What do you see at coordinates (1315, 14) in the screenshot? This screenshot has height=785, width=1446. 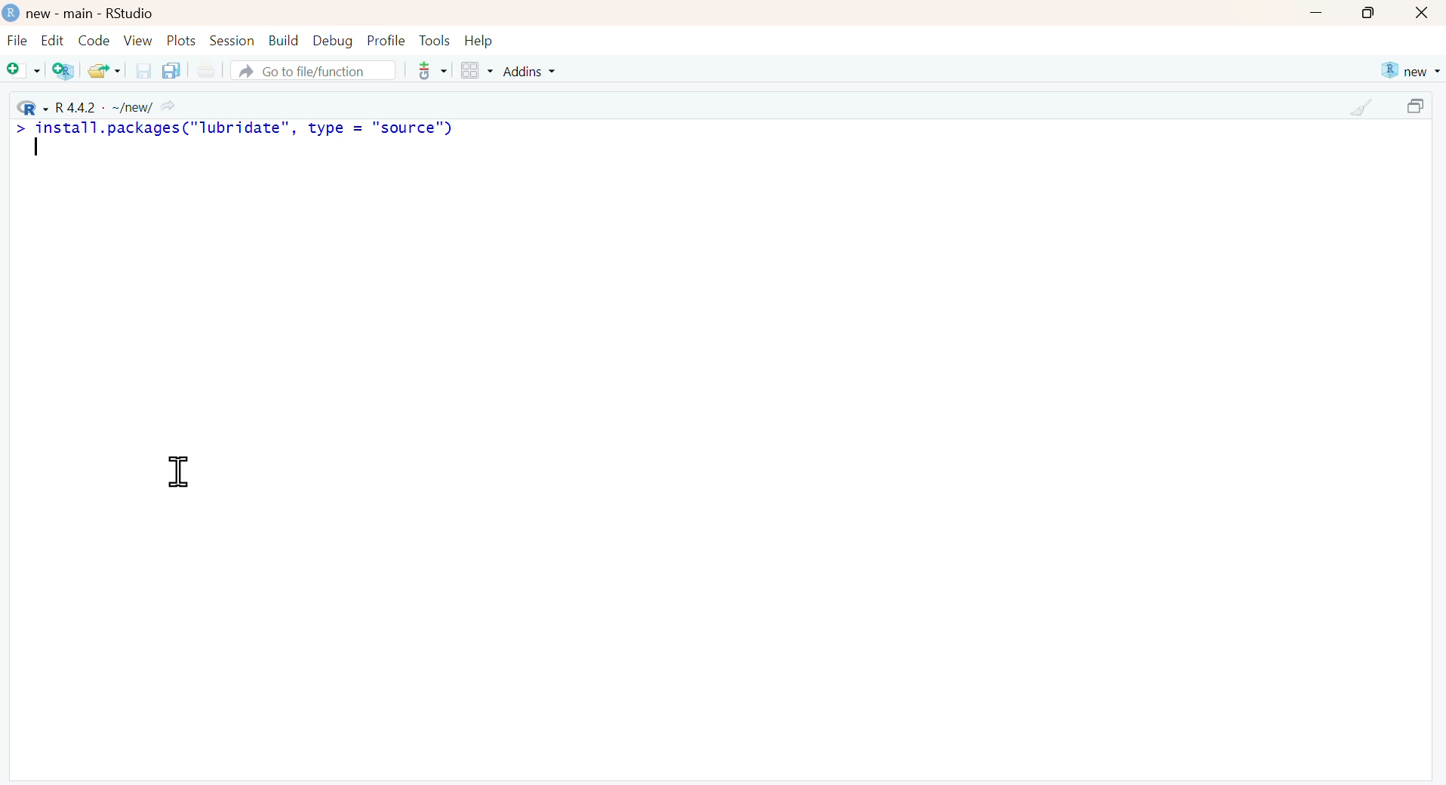 I see `minimize` at bounding box center [1315, 14].